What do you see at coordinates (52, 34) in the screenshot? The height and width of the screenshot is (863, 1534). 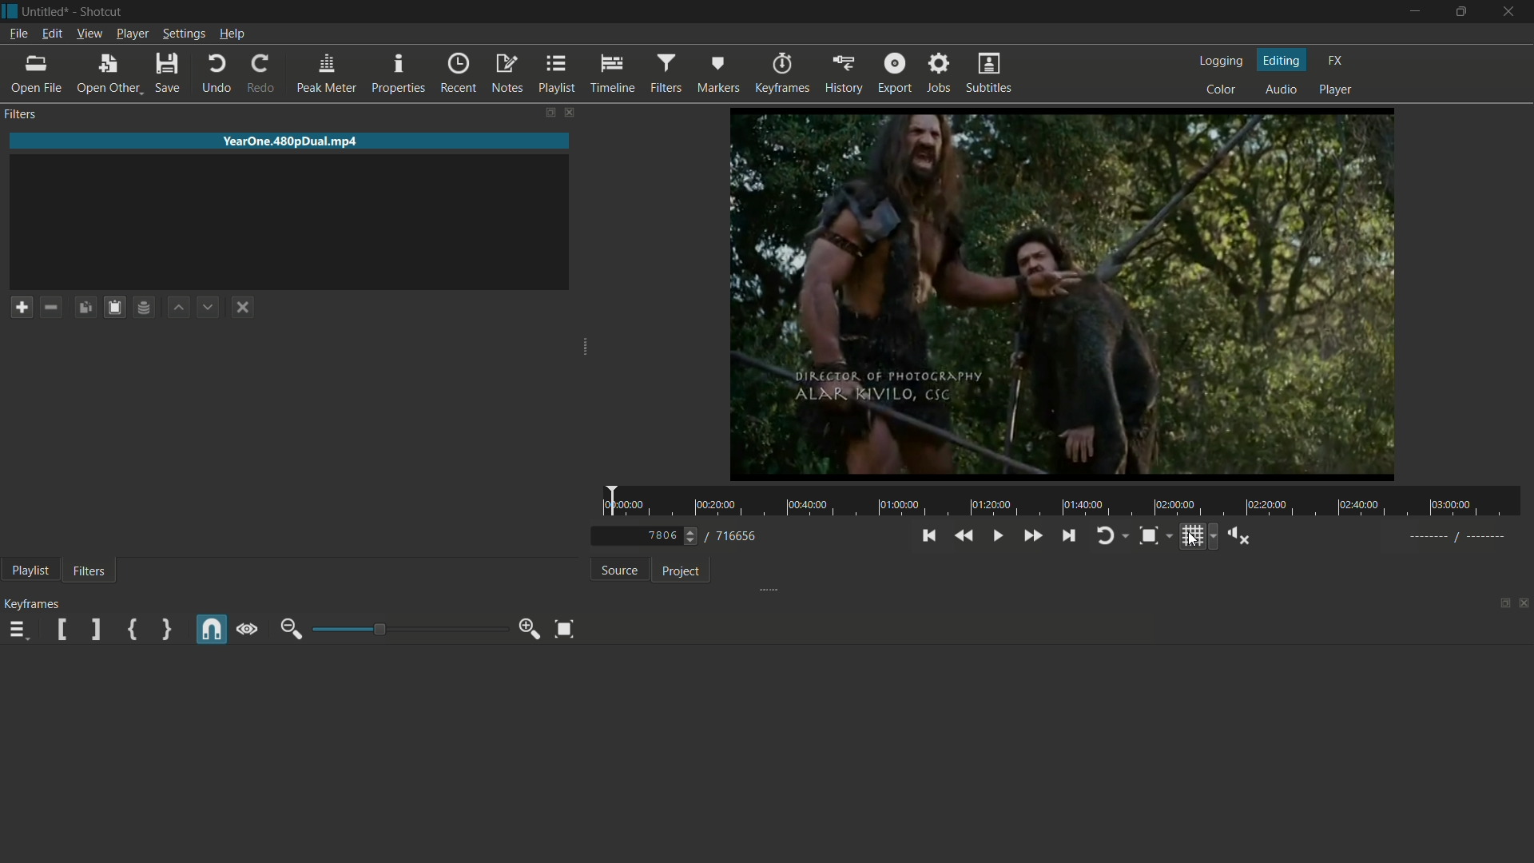 I see `edit menu` at bounding box center [52, 34].